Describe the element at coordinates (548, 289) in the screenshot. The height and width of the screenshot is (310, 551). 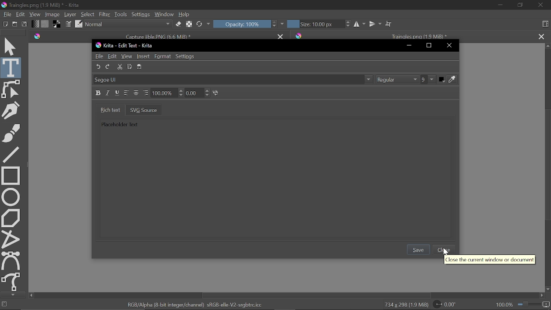
I see `Move down` at that location.